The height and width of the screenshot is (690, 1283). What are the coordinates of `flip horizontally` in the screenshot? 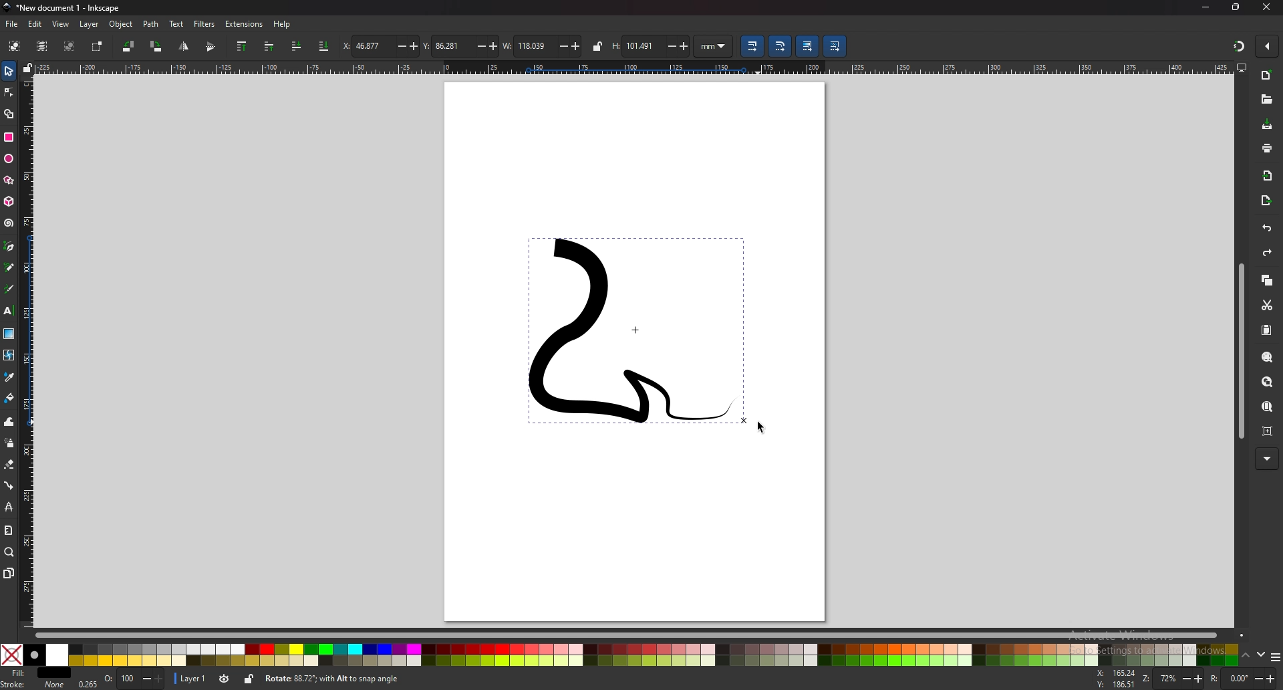 It's located at (211, 47).